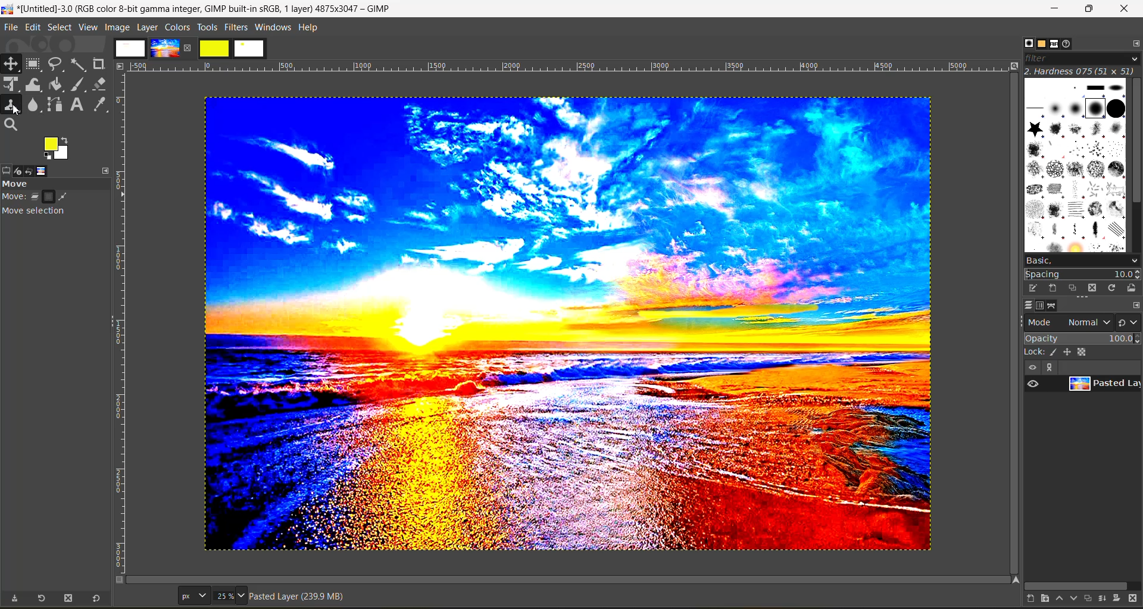 The height and width of the screenshot is (609, 1143). Describe the element at coordinates (35, 85) in the screenshot. I see `wrap transform` at that location.